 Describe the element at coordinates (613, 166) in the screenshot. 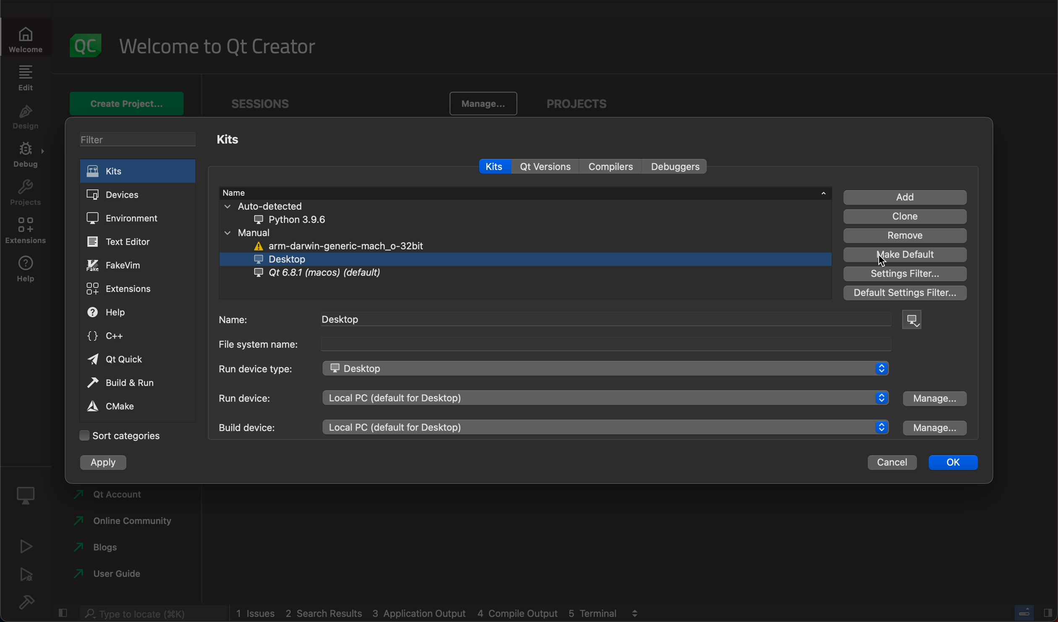

I see `compilers` at that location.